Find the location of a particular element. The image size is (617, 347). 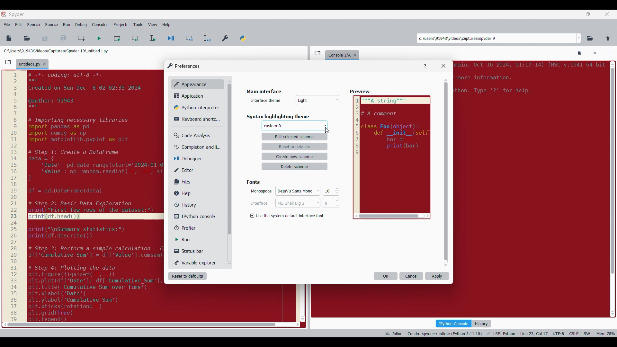

 is located at coordinates (318, 101).